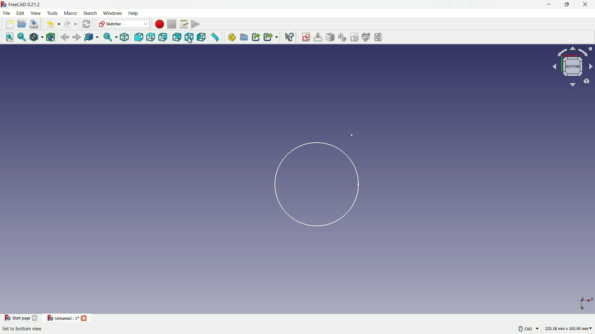 The image size is (595, 334). I want to click on close, so click(586, 5).